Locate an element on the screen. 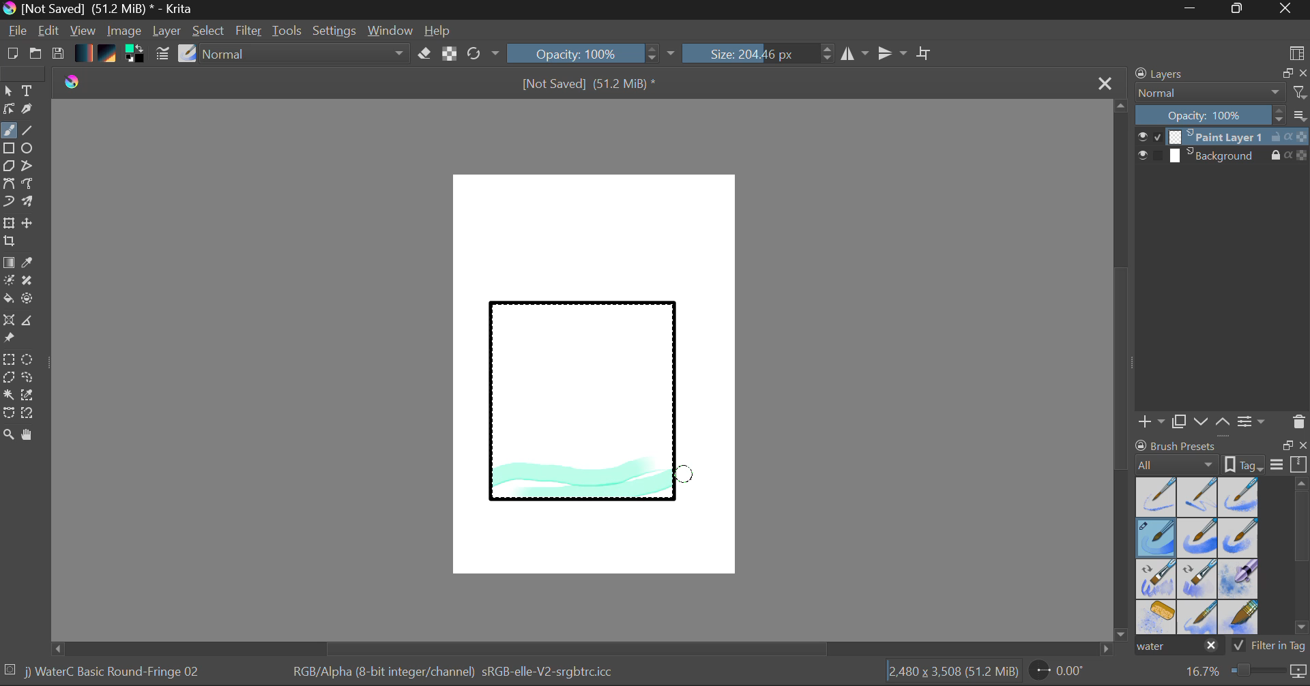  Horizontal Mirror Flip is located at coordinates (895, 55).